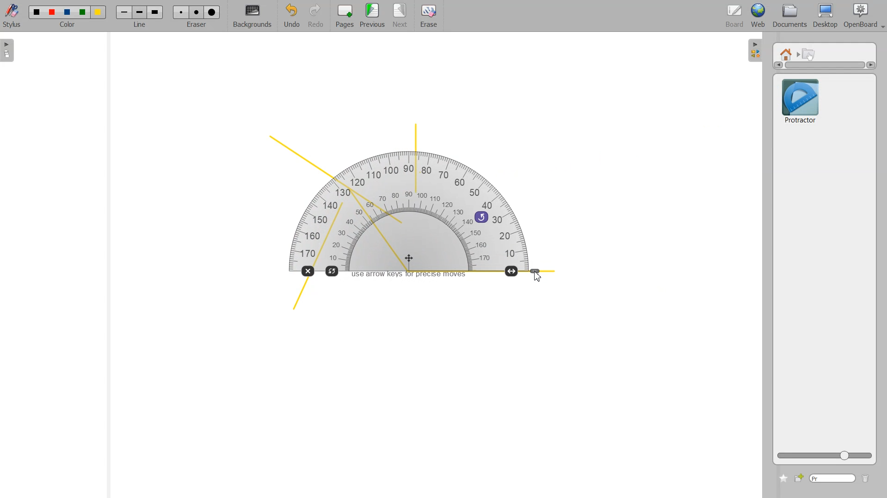 This screenshot has width=887, height=498. I want to click on Interactive, so click(809, 54).